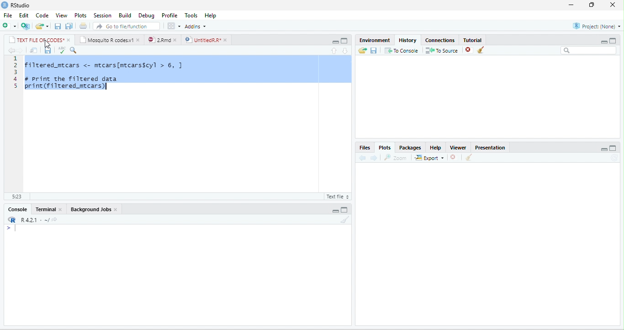 The height and width of the screenshot is (330, 624). I want to click on save, so click(373, 51).